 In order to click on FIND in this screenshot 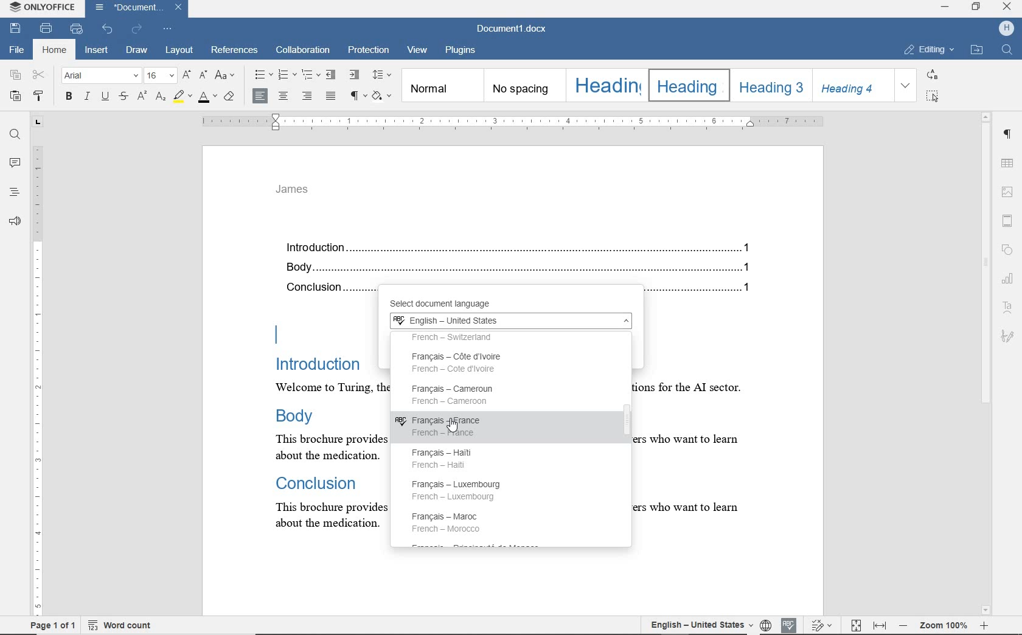, I will do `click(1009, 51)`.